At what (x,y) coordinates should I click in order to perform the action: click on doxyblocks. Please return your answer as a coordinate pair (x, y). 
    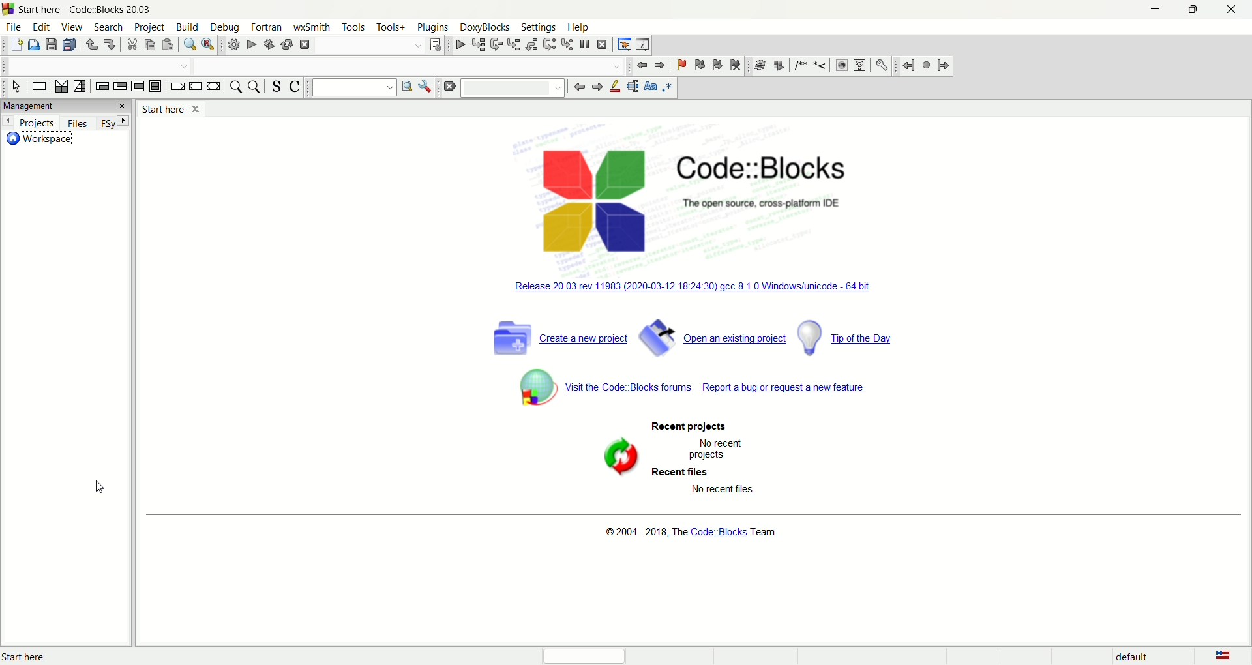
    Looking at the image, I should click on (484, 28).